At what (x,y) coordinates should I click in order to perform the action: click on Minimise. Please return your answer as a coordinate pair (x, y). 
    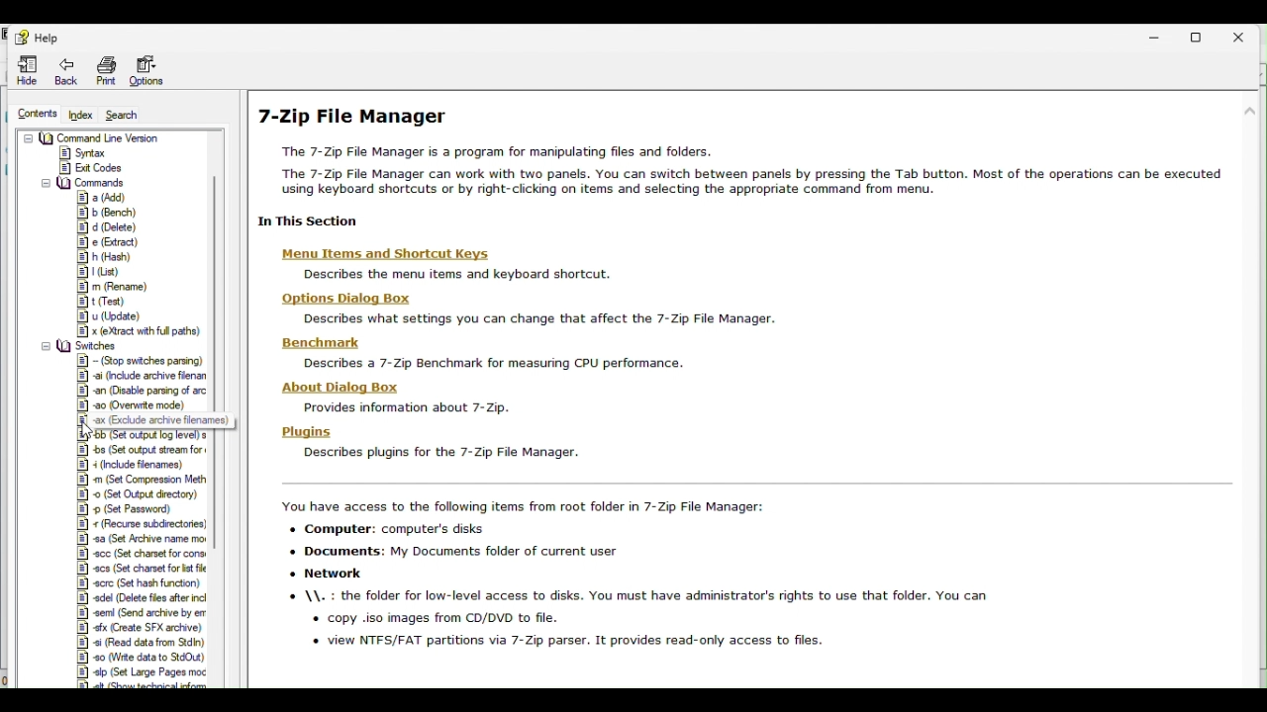
    Looking at the image, I should click on (1153, 32).